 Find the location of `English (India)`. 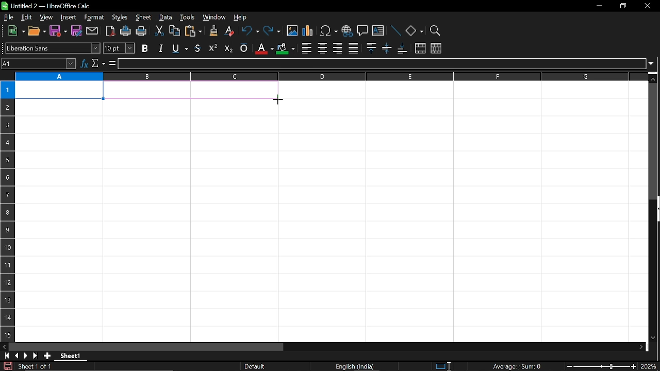

English (India) is located at coordinates (356, 366).